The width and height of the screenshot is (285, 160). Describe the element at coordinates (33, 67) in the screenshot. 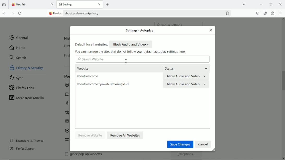

I see `privacy & security` at that location.